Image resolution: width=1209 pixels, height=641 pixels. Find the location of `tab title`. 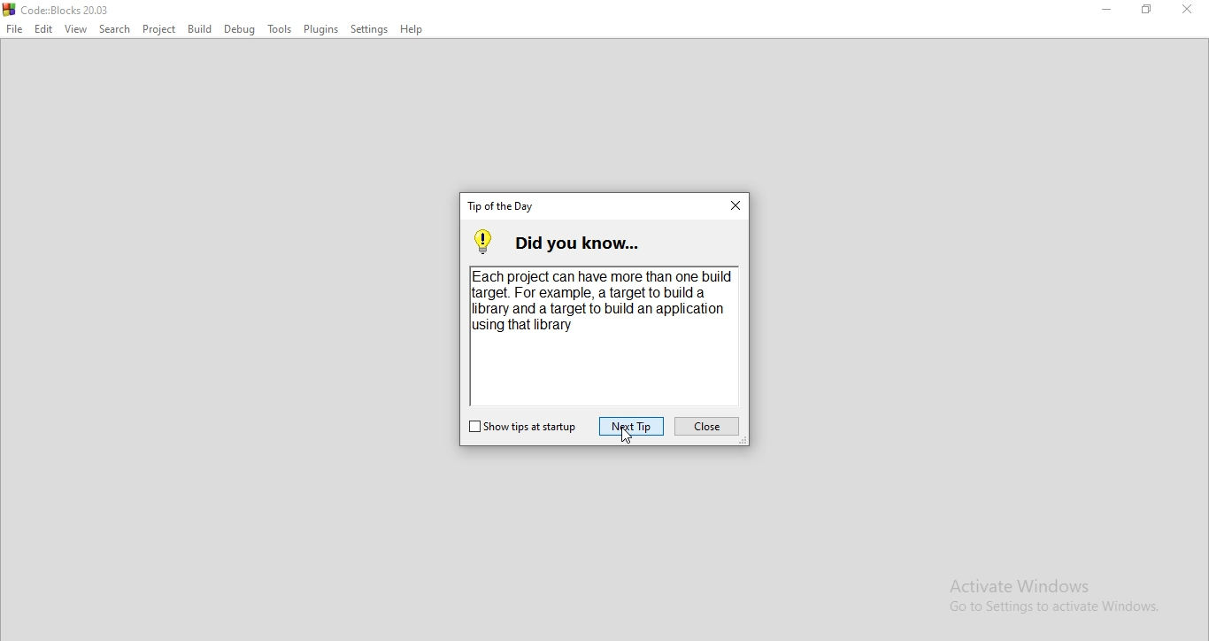

tab title is located at coordinates (504, 207).